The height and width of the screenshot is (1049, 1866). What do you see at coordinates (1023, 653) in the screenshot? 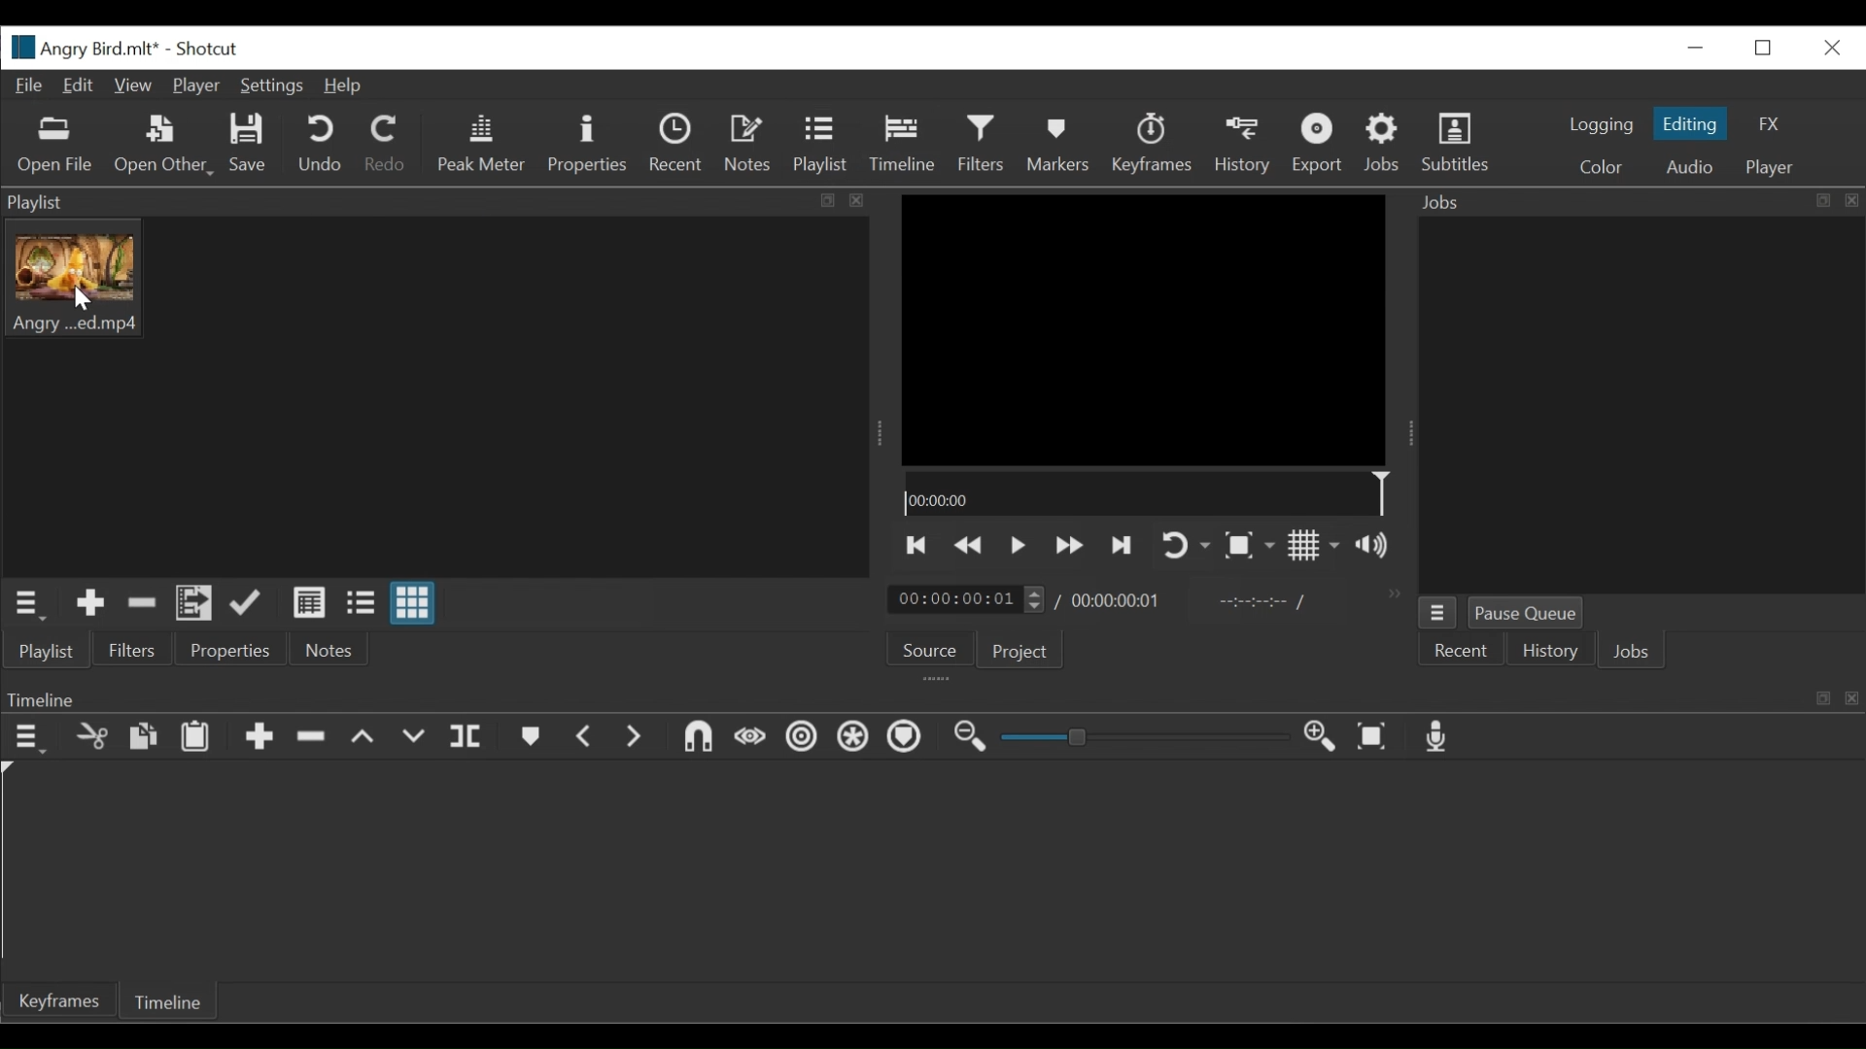
I see `Project` at bounding box center [1023, 653].